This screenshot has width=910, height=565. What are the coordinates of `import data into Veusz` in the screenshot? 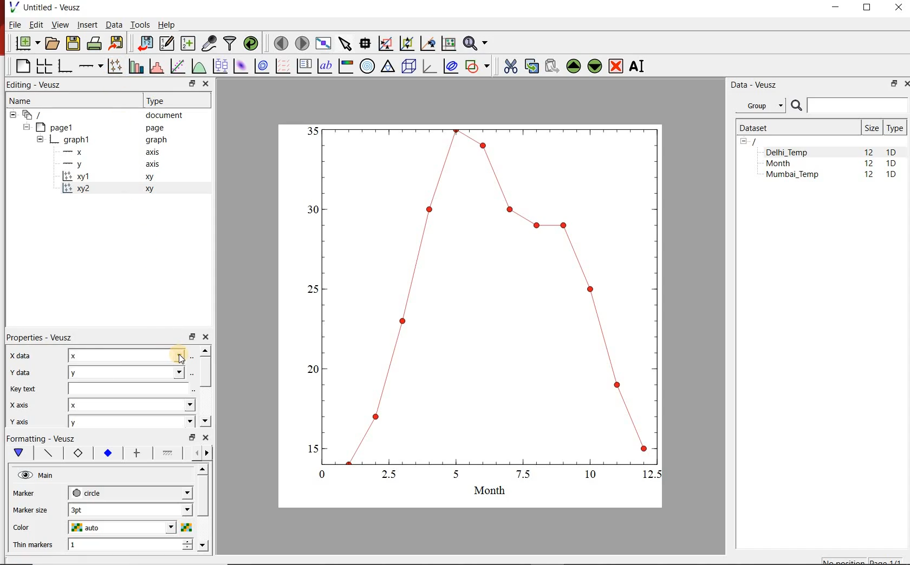 It's located at (144, 44).